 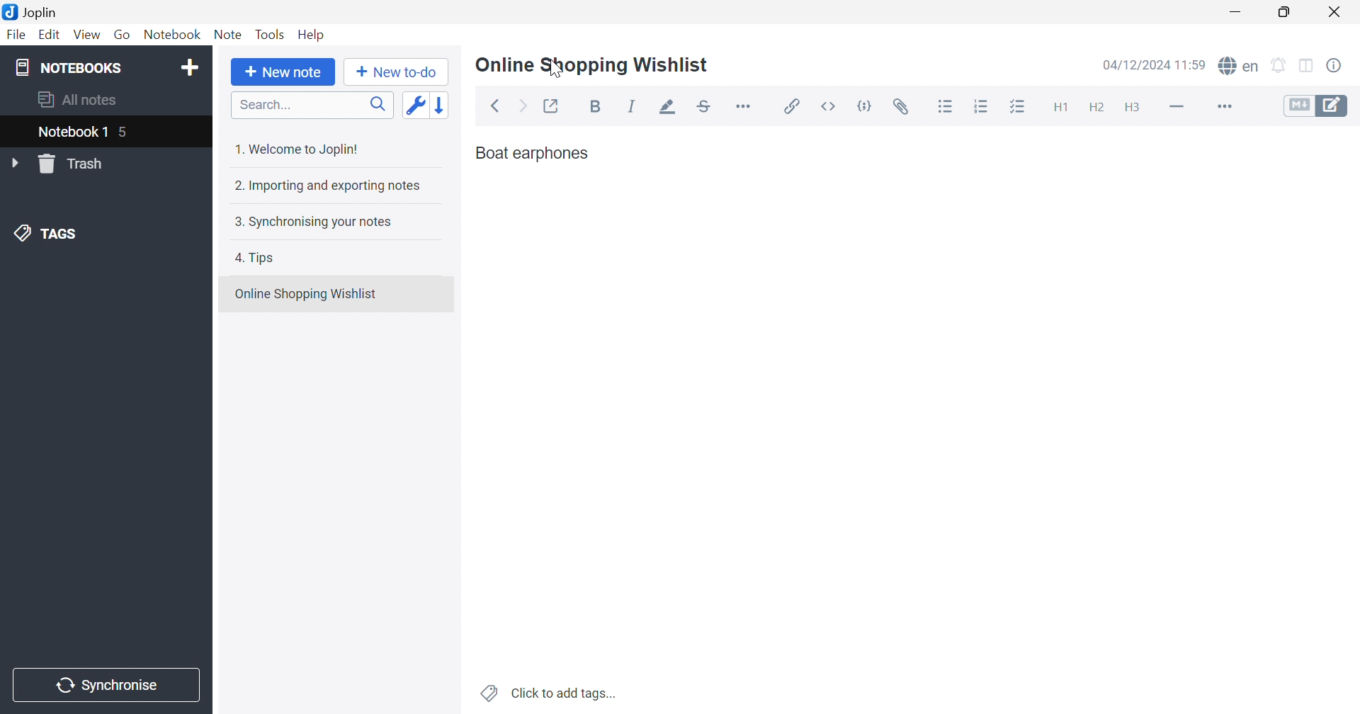 I want to click on Note properties, so click(x=1337, y=64).